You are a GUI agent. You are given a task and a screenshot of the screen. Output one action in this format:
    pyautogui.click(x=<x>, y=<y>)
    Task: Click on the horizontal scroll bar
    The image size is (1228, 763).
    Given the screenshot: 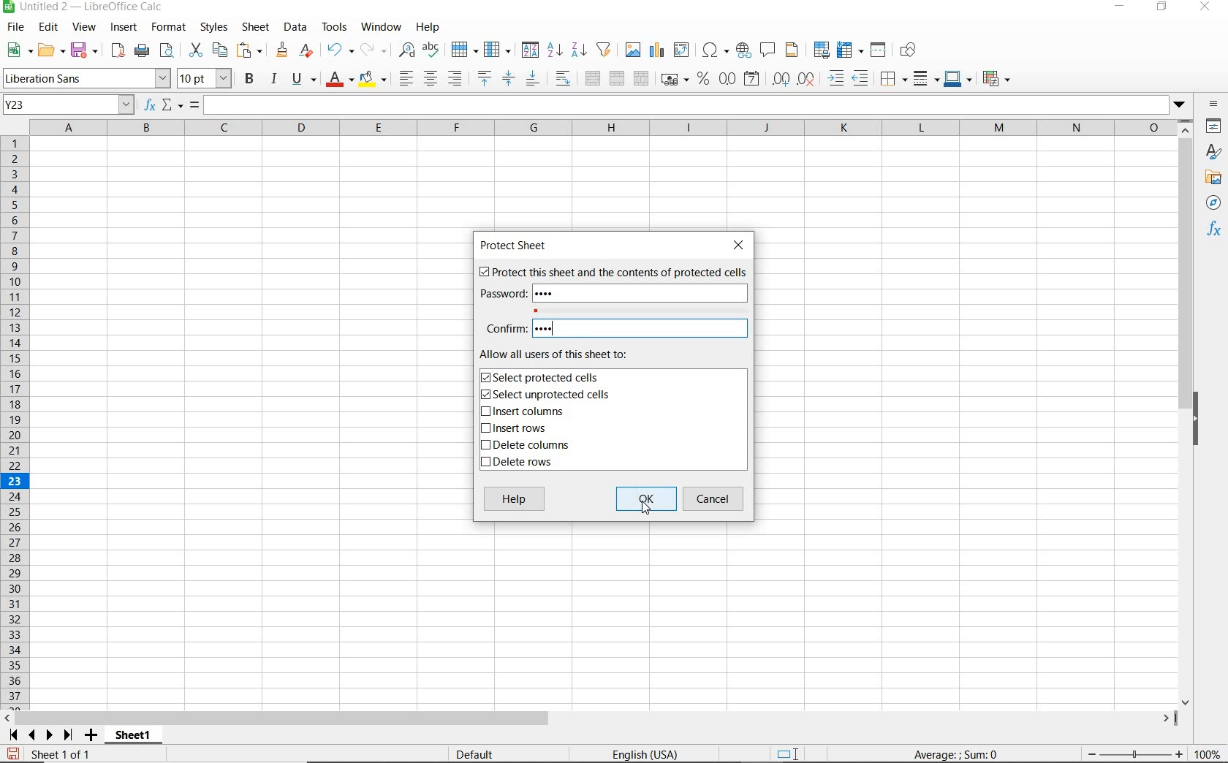 What is the action you would take?
    pyautogui.click(x=599, y=716)
    